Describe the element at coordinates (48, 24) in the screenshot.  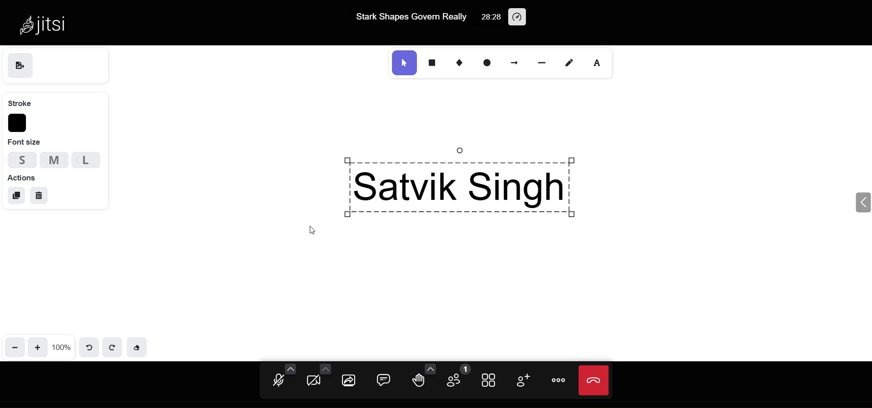
I see `Jitsi` at that location.